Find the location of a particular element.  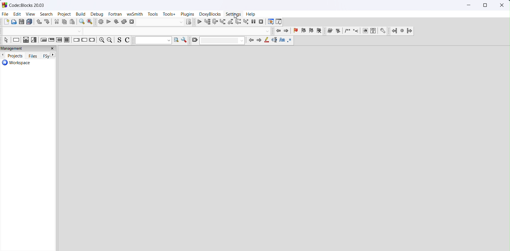

build is located at coordinates (81, 14).